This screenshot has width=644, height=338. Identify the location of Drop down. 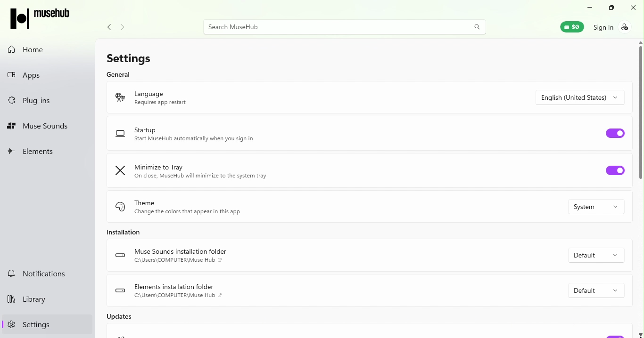
(597, 288).